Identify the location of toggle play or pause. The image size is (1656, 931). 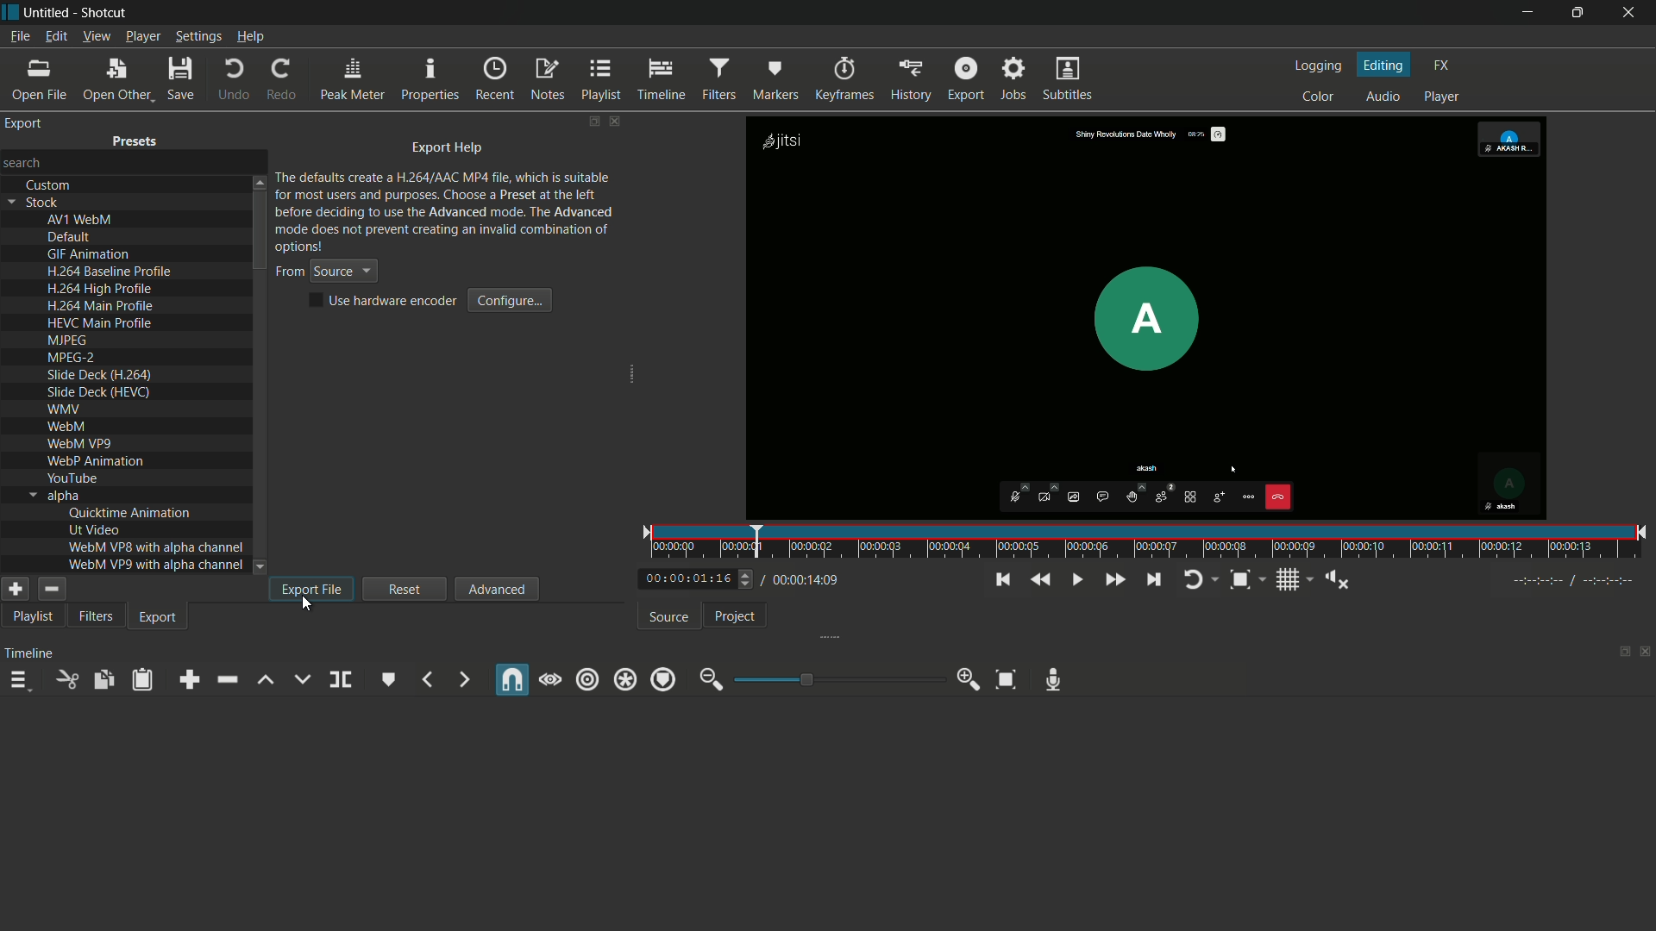
(1077, 580).